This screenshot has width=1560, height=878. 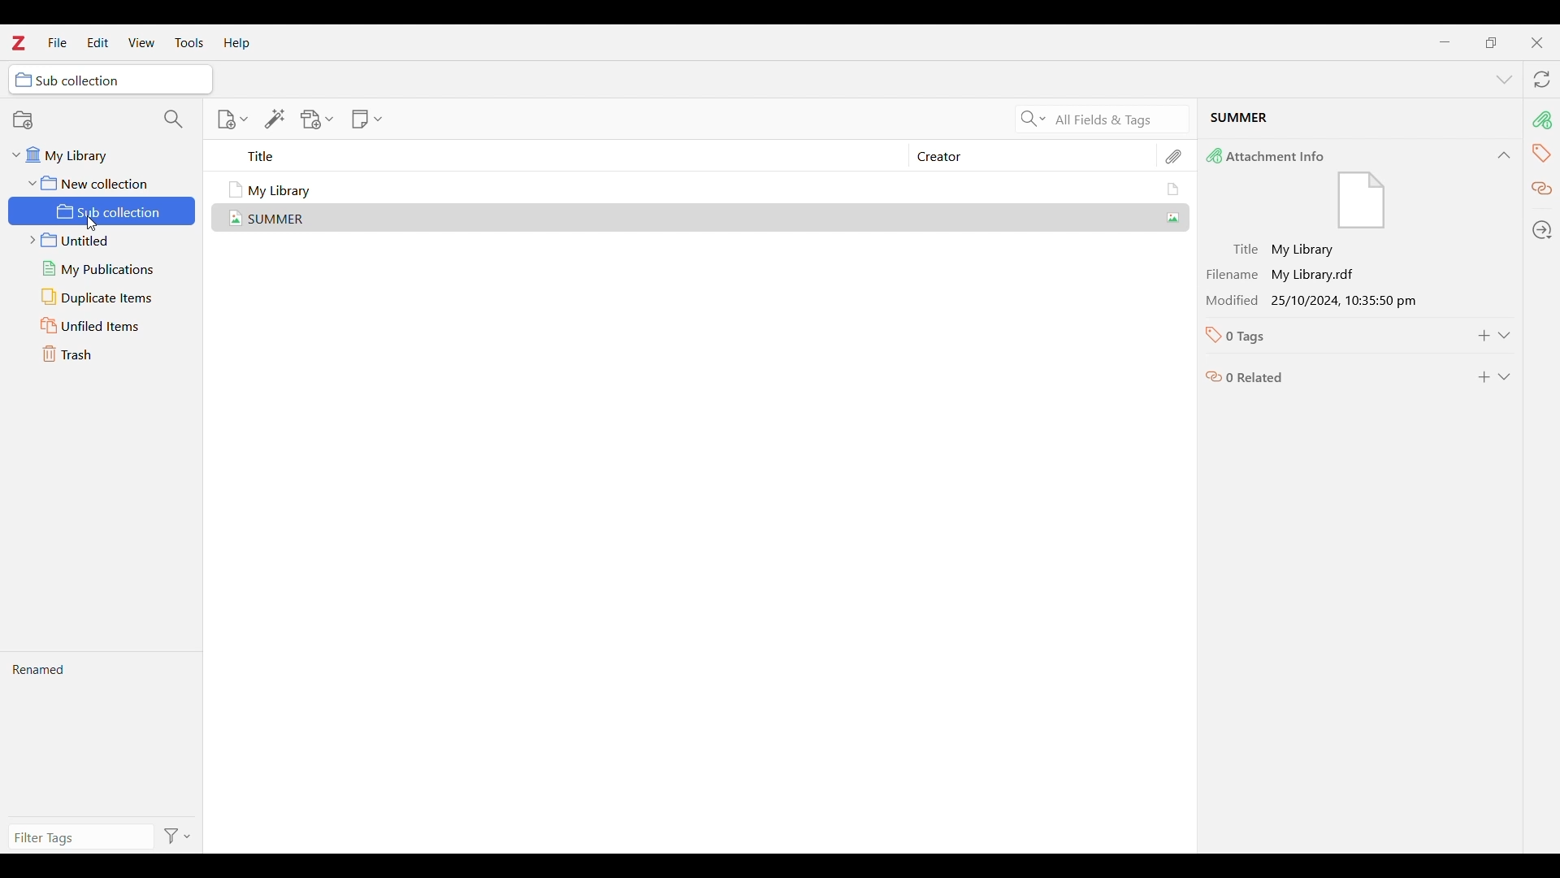 What do you see at coordinates (1340, 189) in the screenshot?
I see `Attachment Info` at bounding box center [1340, 189].